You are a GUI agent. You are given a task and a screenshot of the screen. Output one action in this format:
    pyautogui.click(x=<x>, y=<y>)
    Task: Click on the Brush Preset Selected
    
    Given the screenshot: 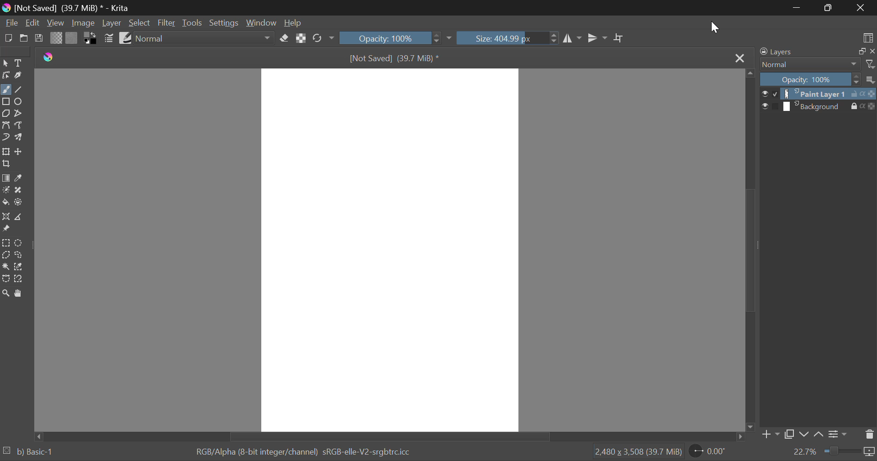 What is the action you would take?
    pyautogui.click(x=27, y=453)
    